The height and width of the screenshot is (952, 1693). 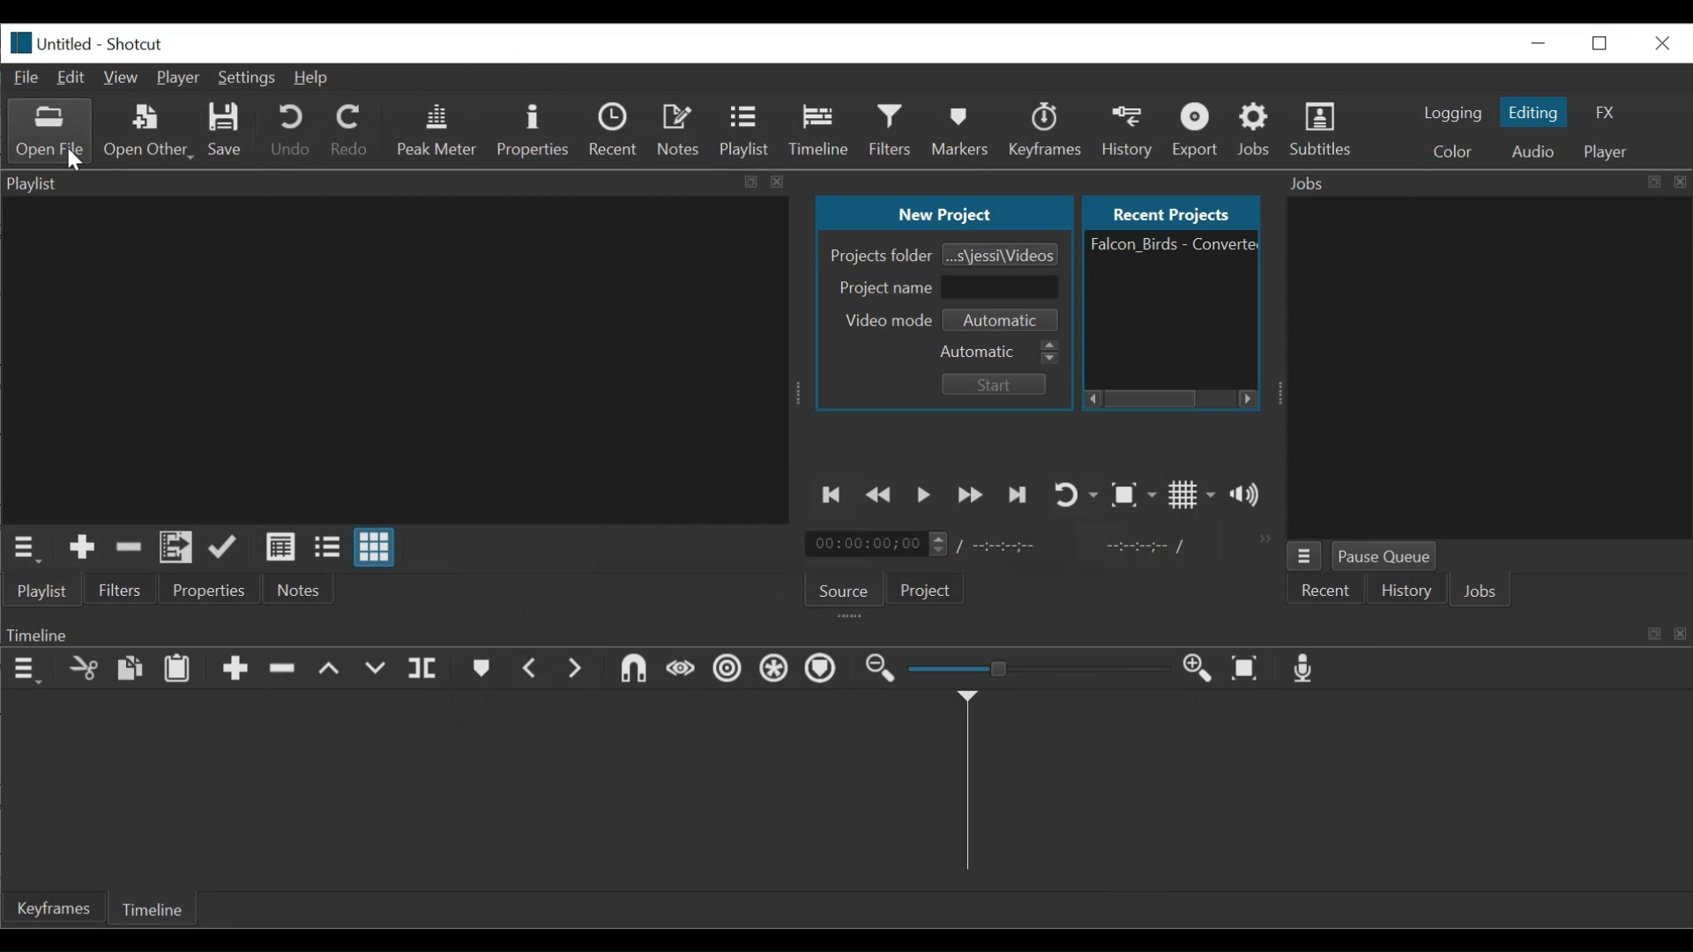 I want to click on Jobs, so click(x=1485, y=592).